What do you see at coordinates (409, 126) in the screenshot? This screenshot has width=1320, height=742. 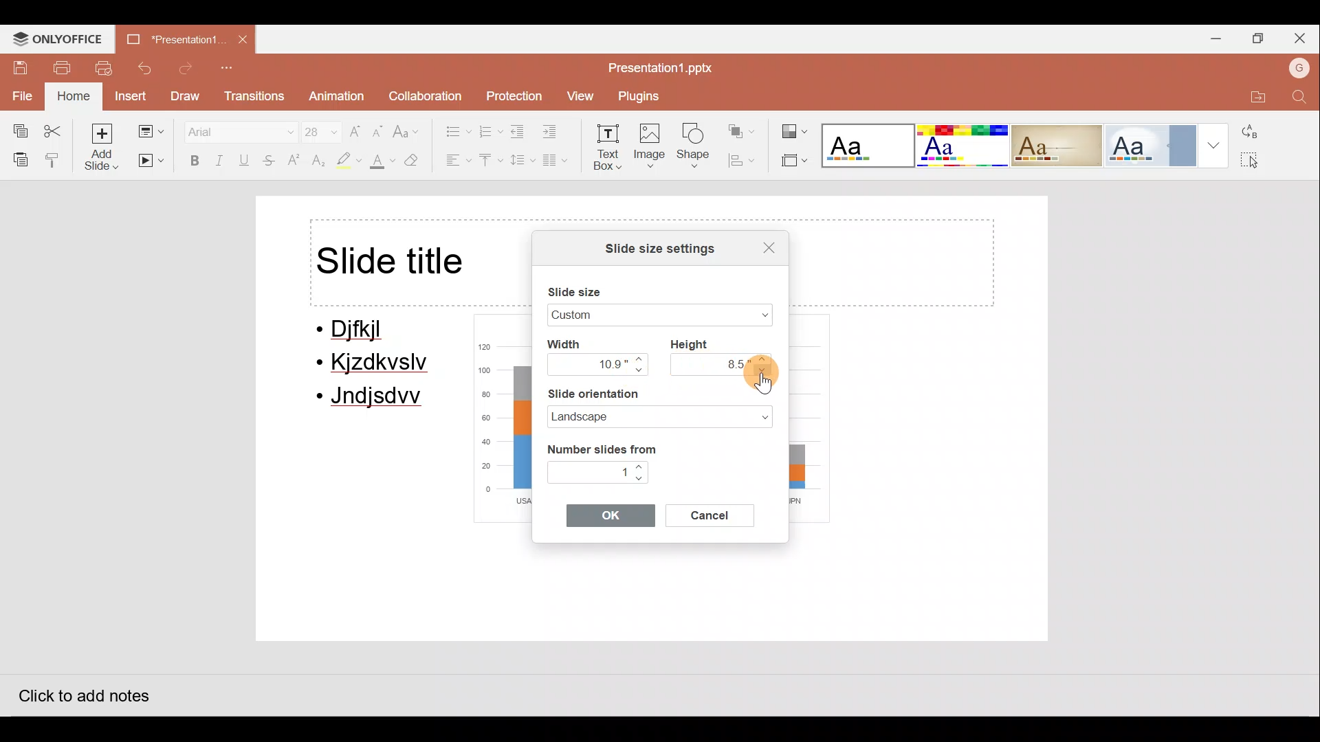 I see `Change case` at bounding box center [409, 126].